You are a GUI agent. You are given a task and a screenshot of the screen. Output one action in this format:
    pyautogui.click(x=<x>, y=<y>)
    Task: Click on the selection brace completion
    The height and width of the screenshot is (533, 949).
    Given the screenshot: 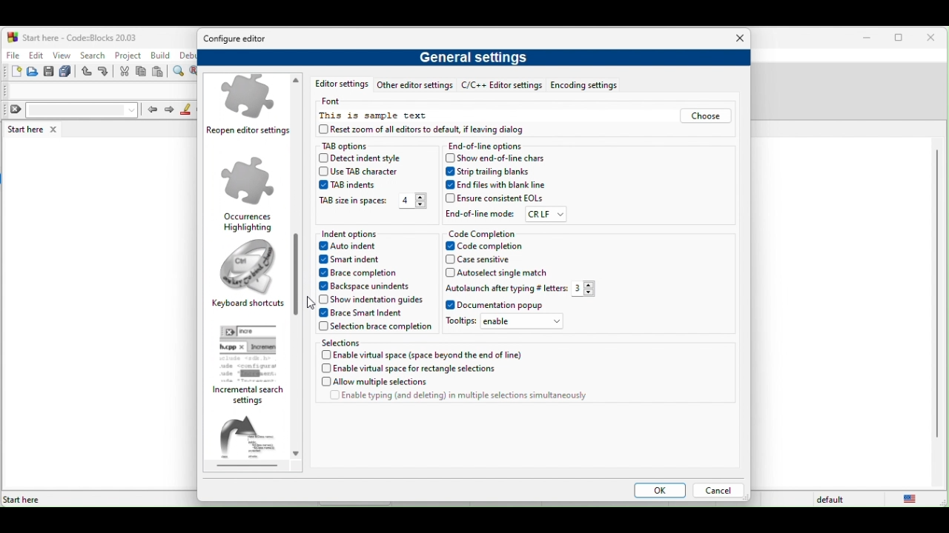 What is the action you would take?
    pyautogui.click(x=375, y=328)
    